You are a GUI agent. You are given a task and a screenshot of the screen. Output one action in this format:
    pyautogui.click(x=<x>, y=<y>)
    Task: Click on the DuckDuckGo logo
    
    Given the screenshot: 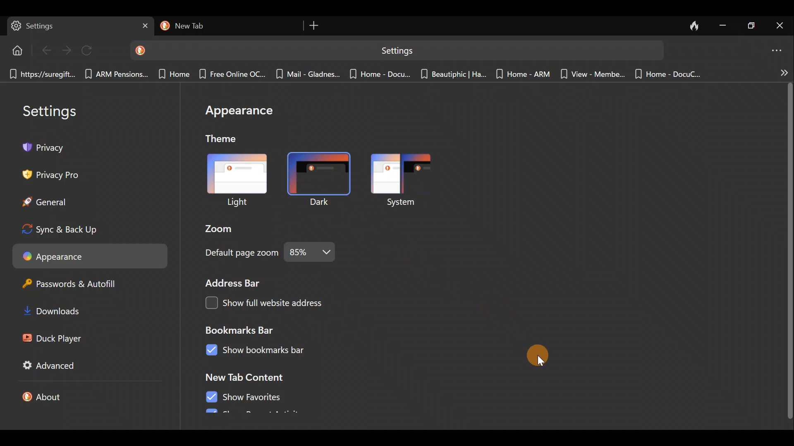 What is the action you would take?
    pyautogui.click(x=143, y=50)
    